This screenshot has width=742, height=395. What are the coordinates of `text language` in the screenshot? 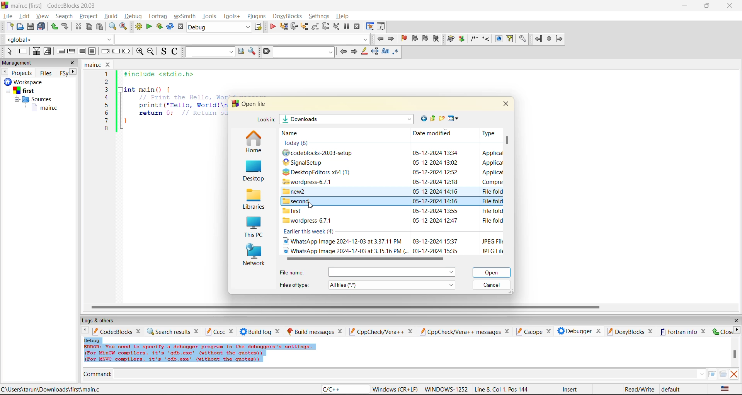 It's located at (725, 388).